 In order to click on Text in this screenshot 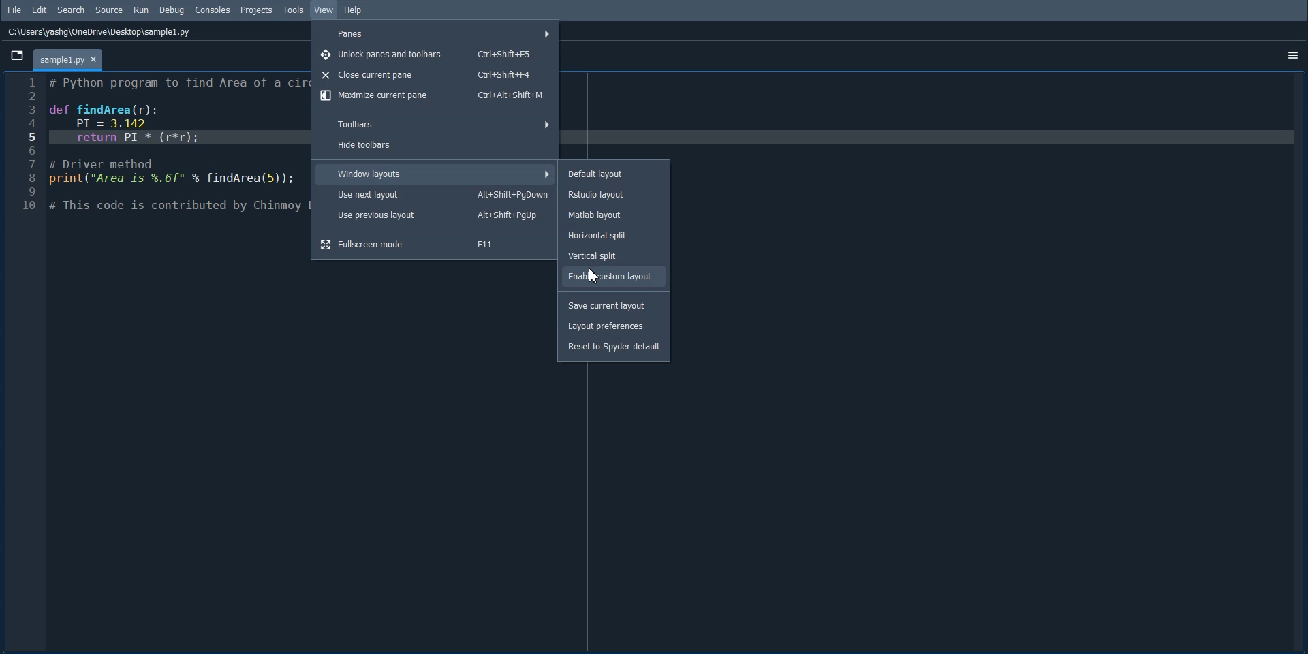, I will do `click(176, 145)`.